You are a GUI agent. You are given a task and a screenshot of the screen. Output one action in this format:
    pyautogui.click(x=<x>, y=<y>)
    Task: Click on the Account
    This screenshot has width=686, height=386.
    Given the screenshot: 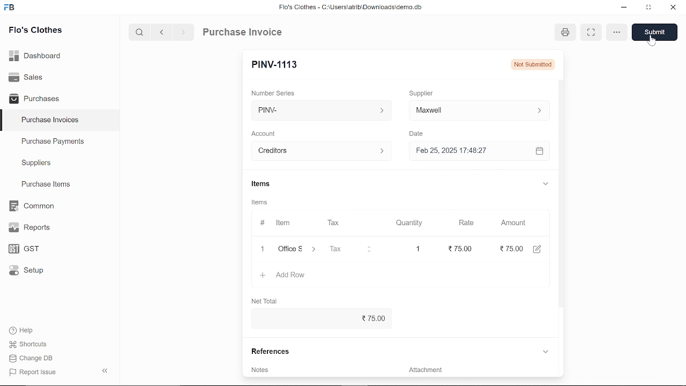 What is the action you would take?
    pyautogui.click(x=267, y=132)
    